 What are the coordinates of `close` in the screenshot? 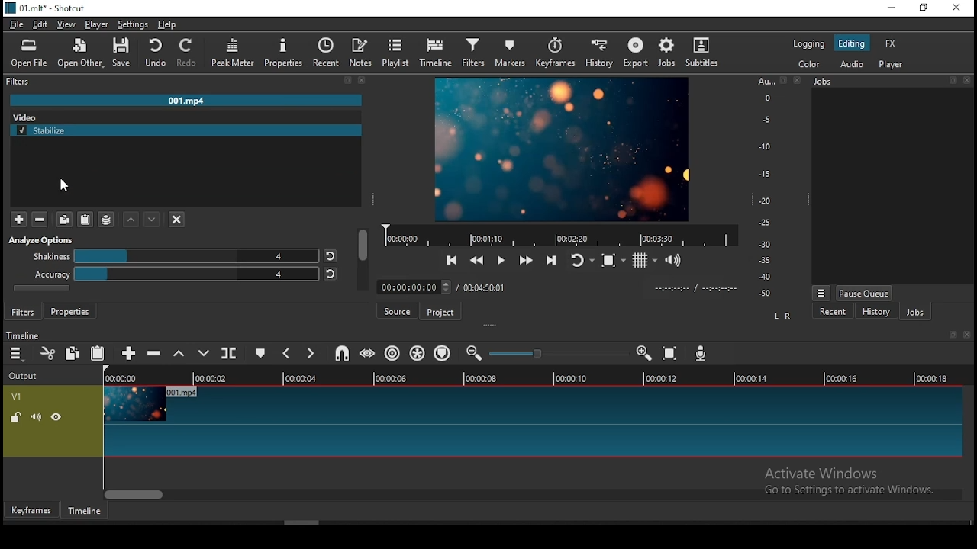 It's located at (179, 220).